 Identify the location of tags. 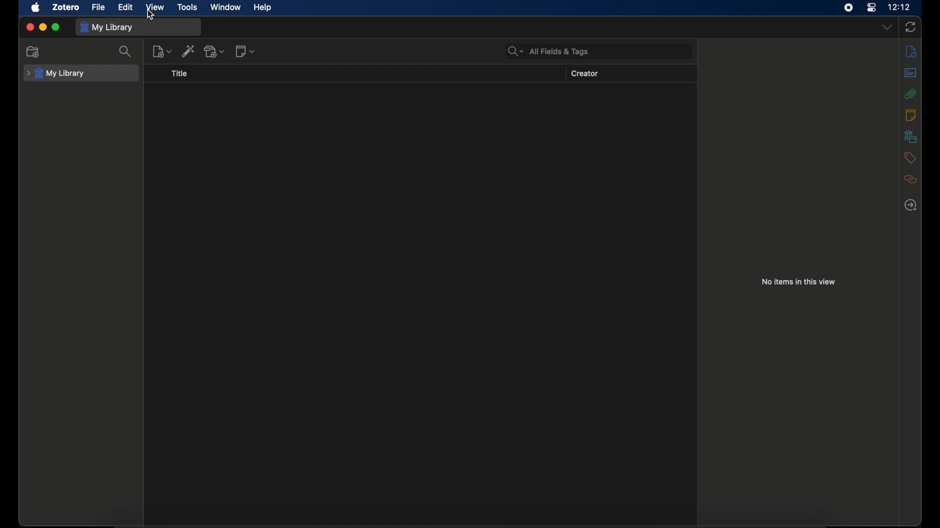
(910, 158).